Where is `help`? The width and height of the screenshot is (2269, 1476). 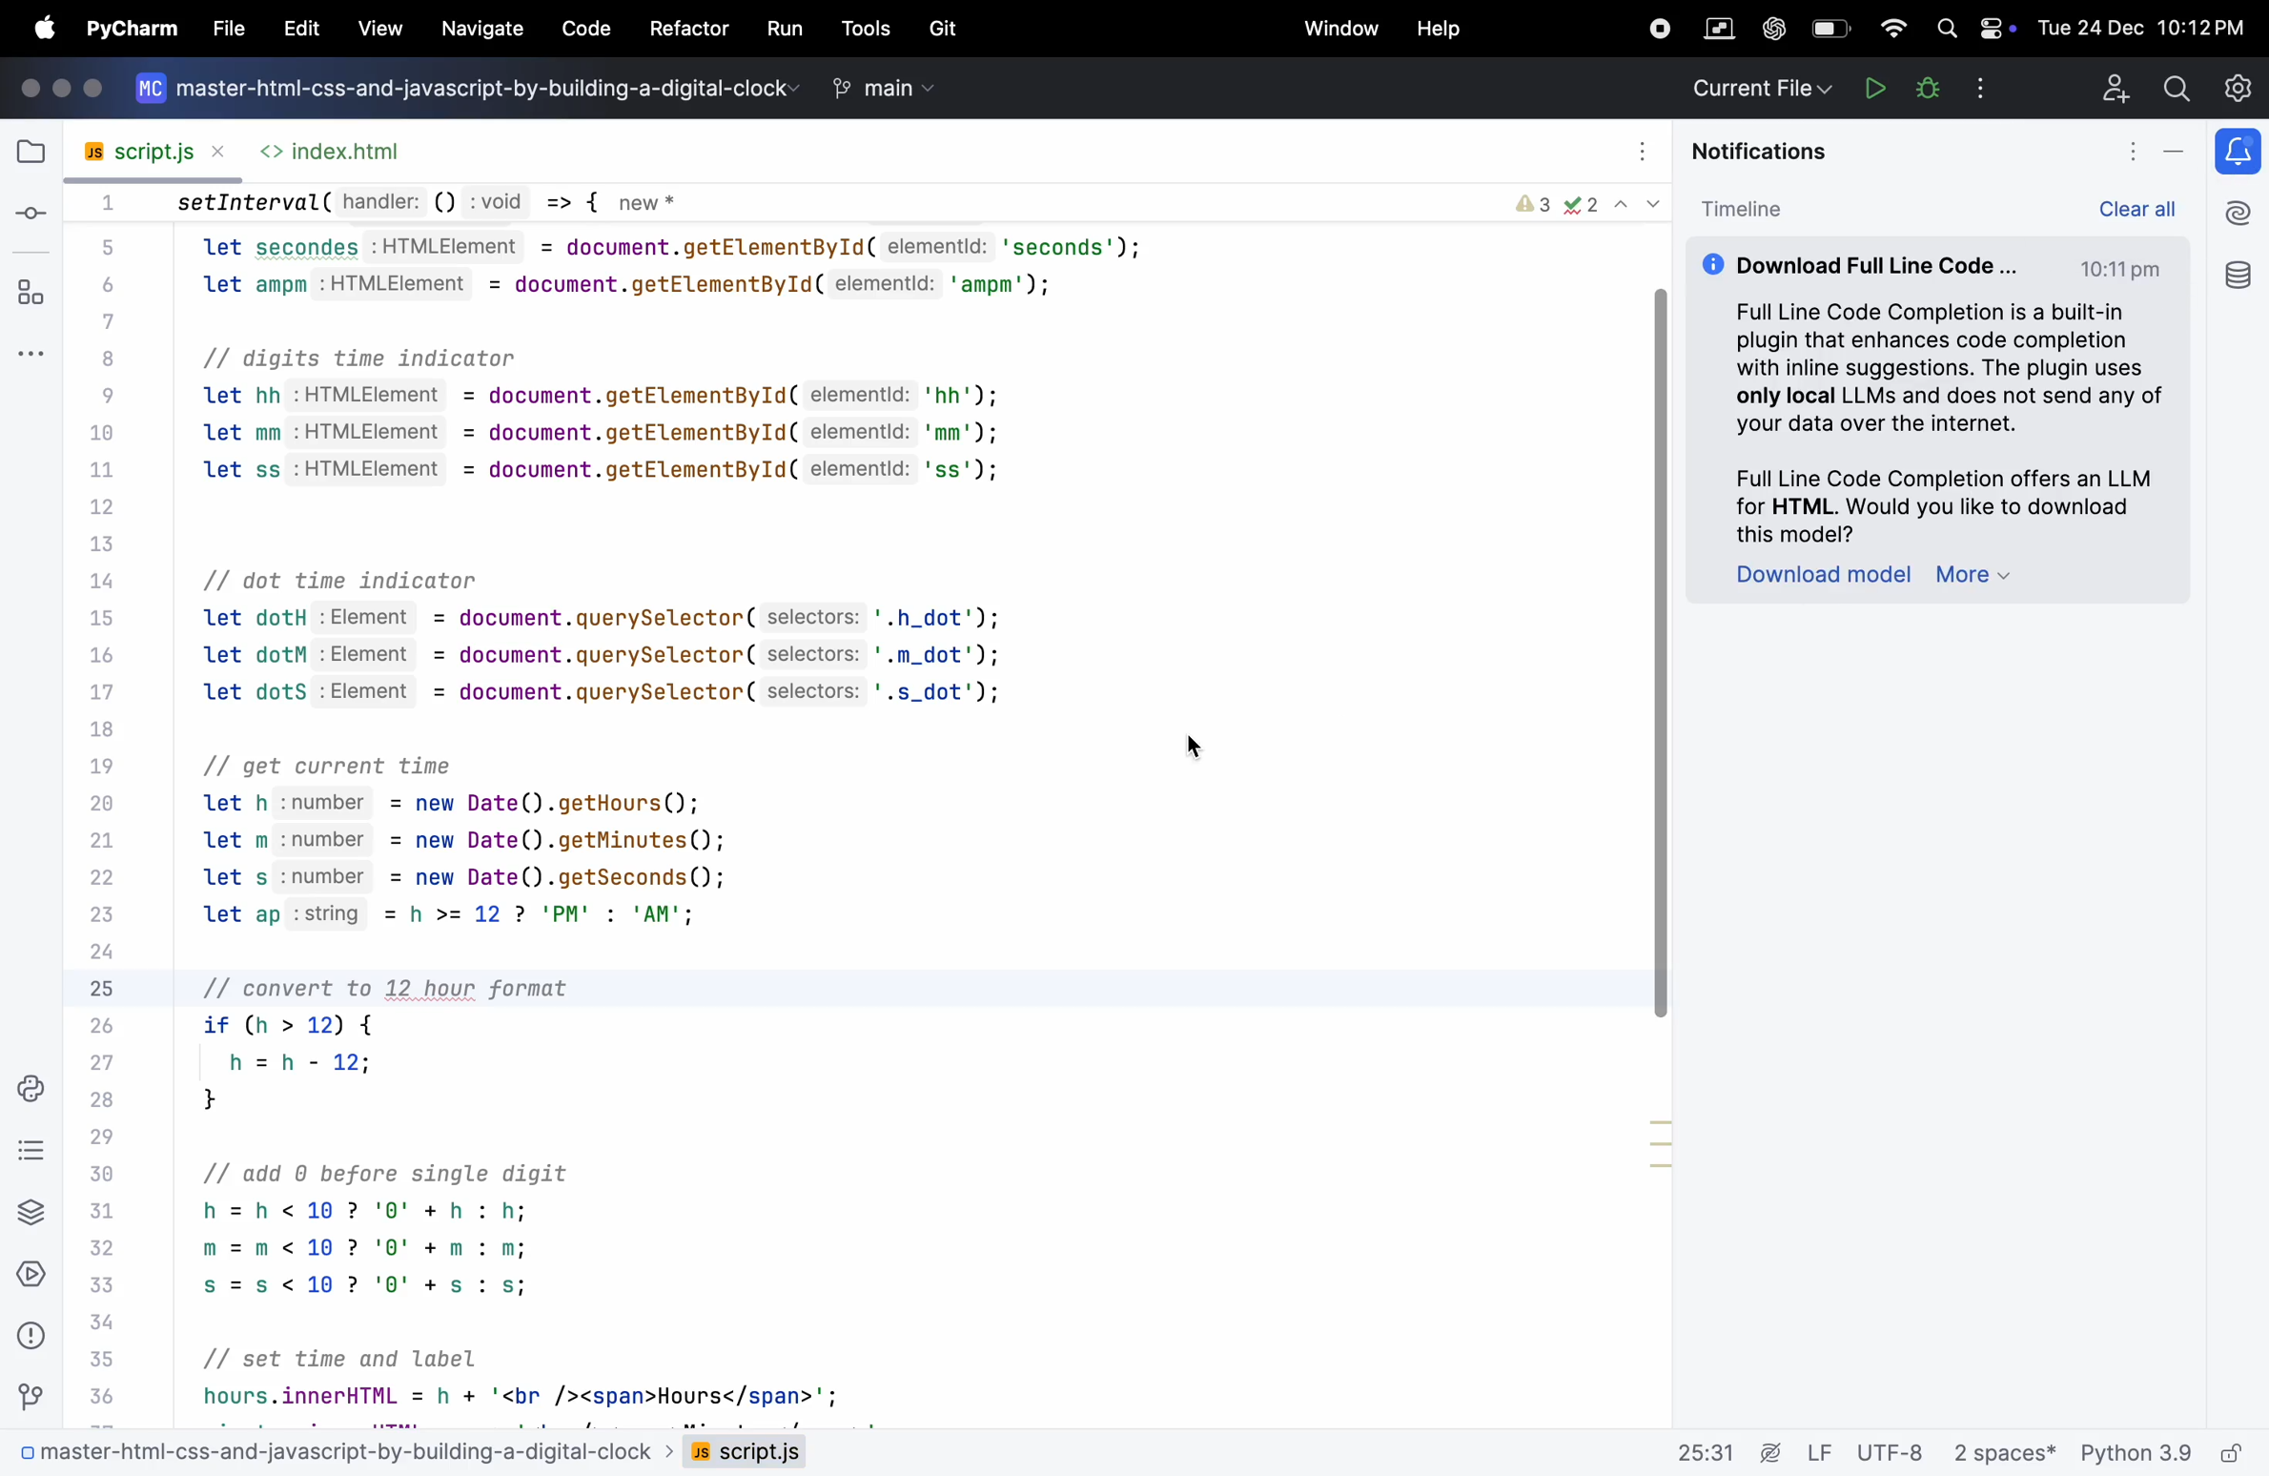
help is located at coordinates (1435, 31).